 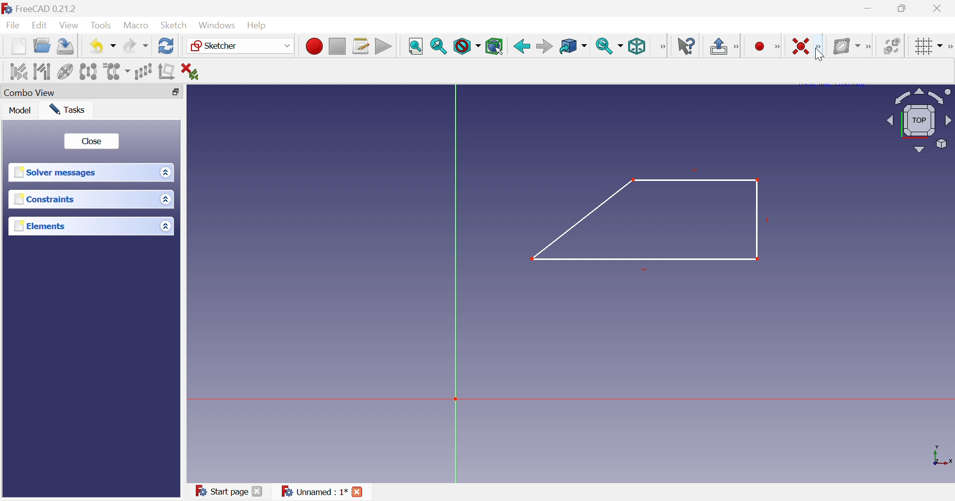 What do you see at coordinates (939, 8) in the screenshot?
I see `Close` at bounding box center [939, 8].